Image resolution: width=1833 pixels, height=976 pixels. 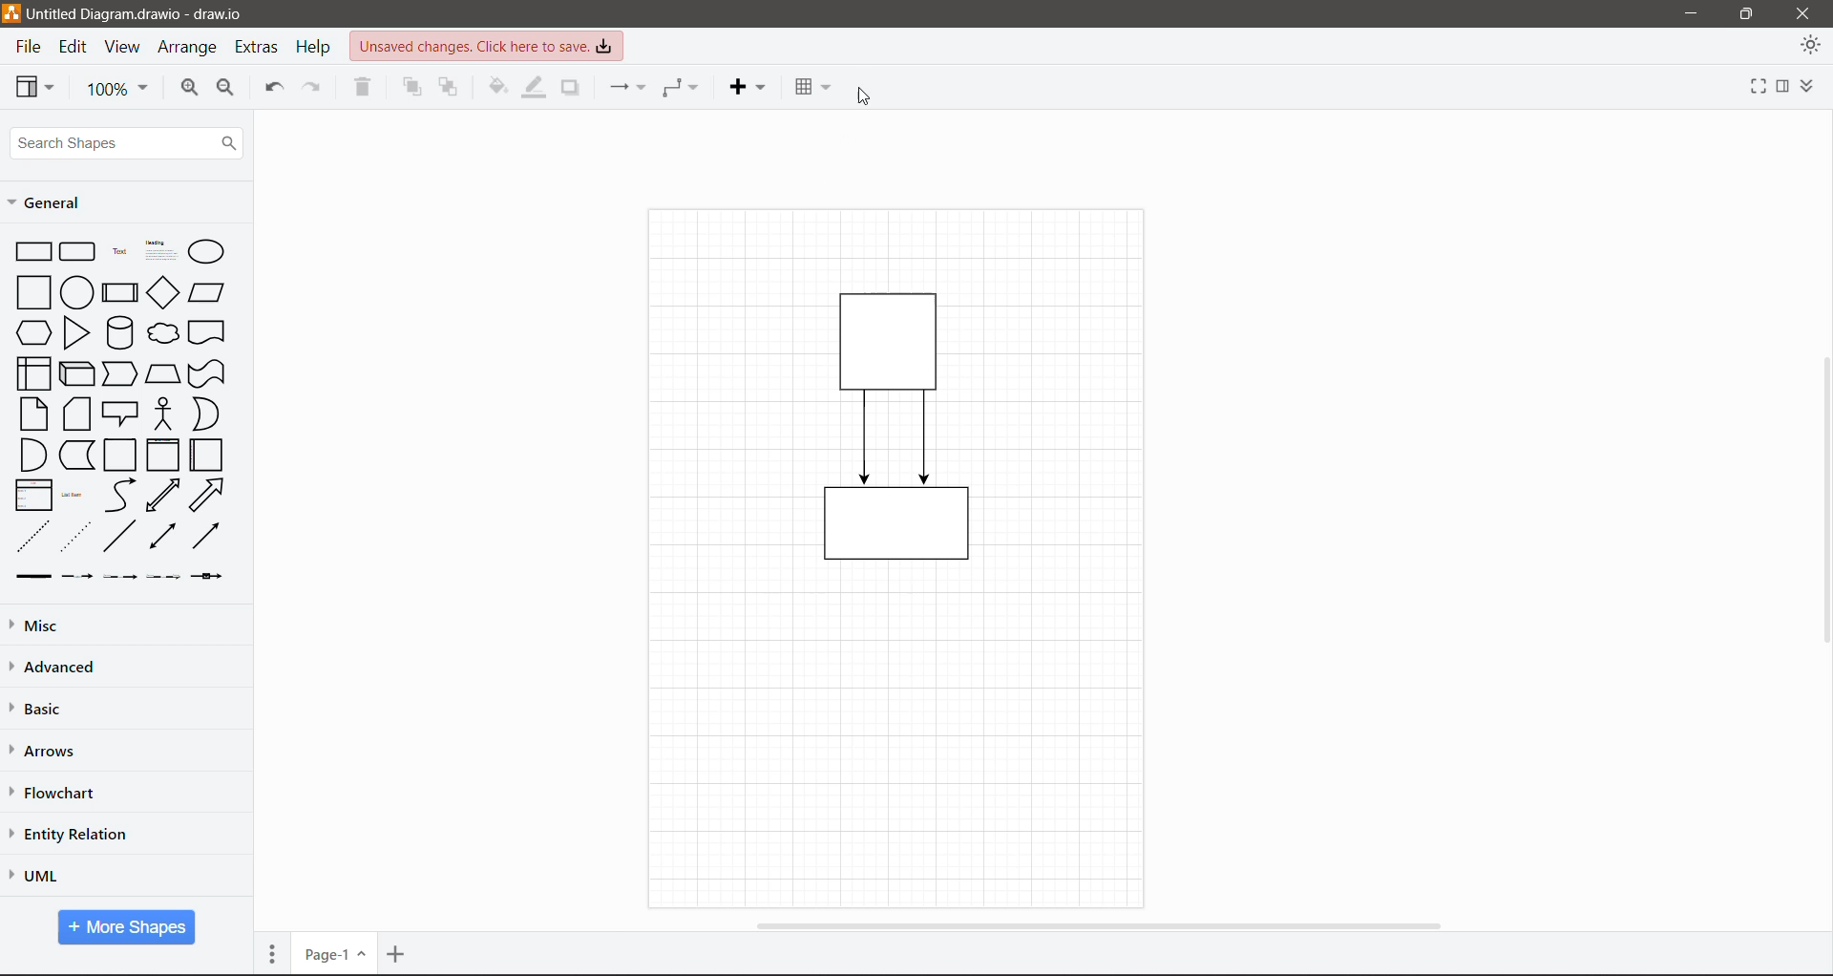 What do you see at coordinates (27, 48) in the screenshot?
I see `File` at bounding box center [27, 48].